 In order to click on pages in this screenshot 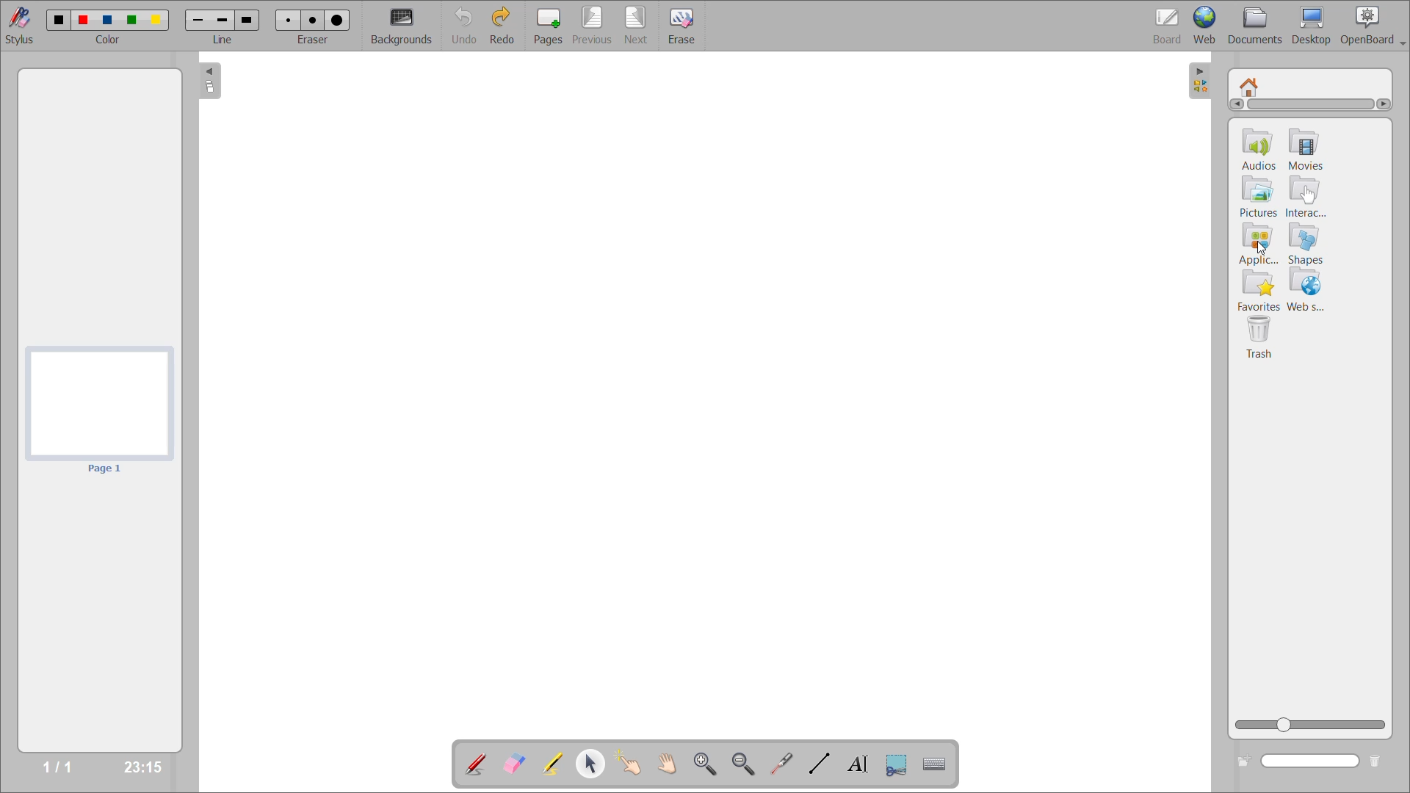, I will do `click(552, 23)`.